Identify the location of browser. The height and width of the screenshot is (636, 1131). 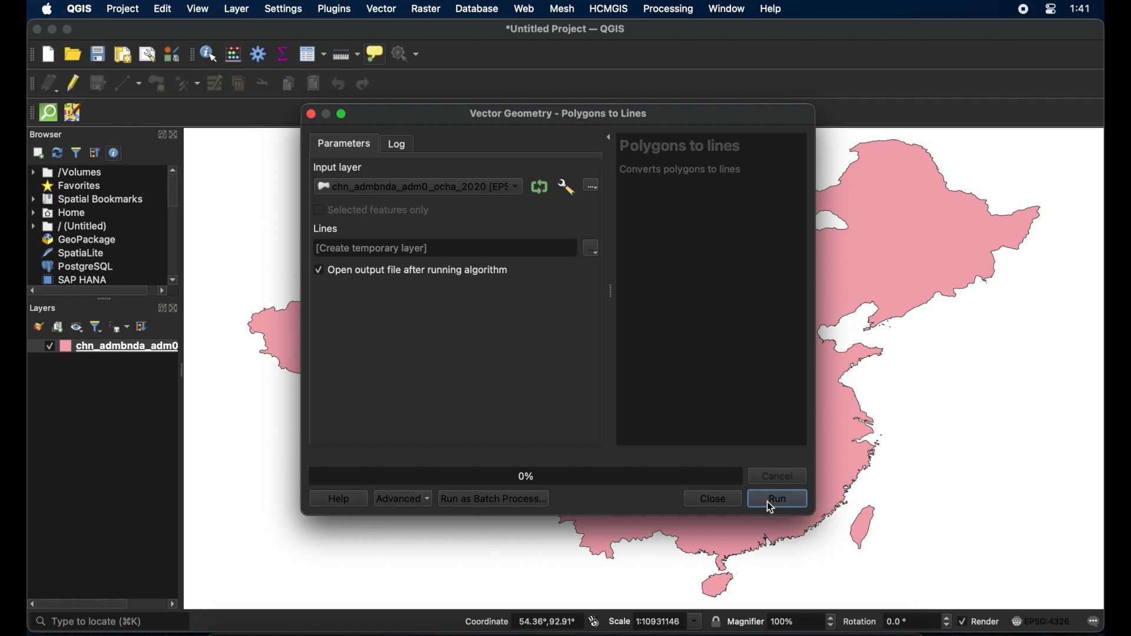
(46, 134).